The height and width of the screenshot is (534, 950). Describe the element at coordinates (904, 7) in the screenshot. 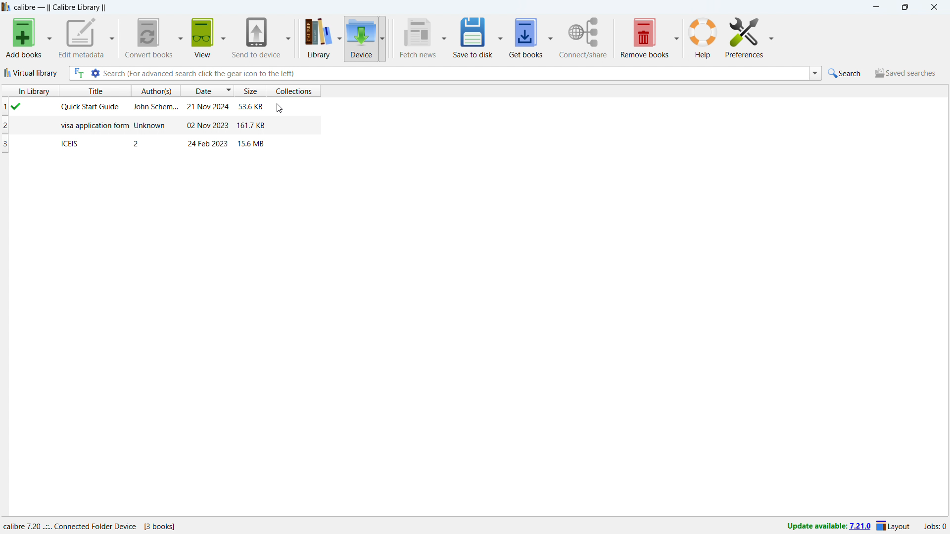

I see `maximize` at that location.